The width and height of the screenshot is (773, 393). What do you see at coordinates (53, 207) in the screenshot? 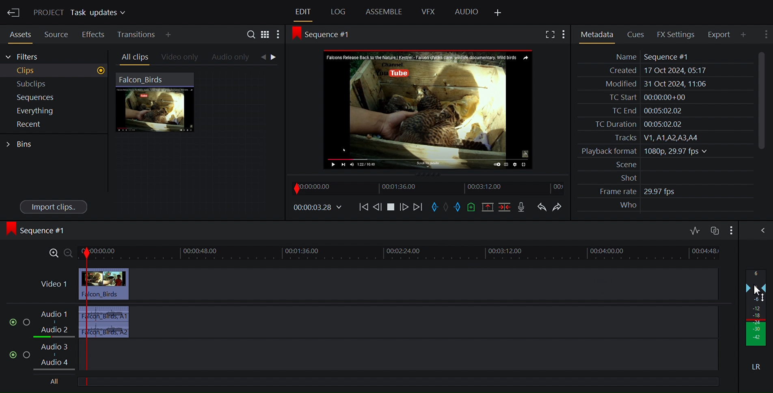
I see `Import clips` at bounding box center [53, 207].